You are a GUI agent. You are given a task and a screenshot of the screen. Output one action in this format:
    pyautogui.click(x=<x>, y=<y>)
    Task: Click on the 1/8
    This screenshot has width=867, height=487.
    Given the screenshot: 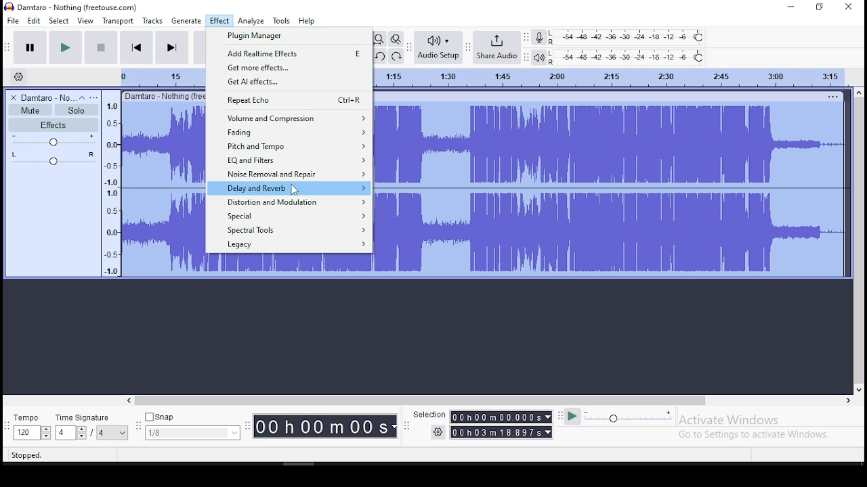 What is the action you would take?
    pyautogui.click(x=183, y=433)
    